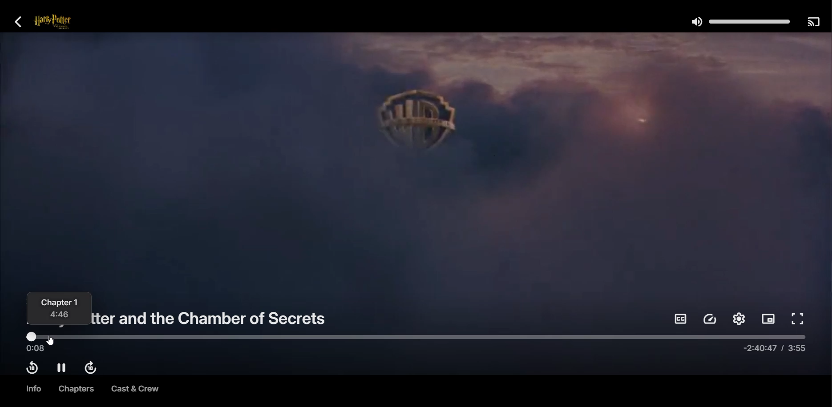  Describe the element at coordinates (93, 369) in the screenshot. I see `Fast-forward` at that location.